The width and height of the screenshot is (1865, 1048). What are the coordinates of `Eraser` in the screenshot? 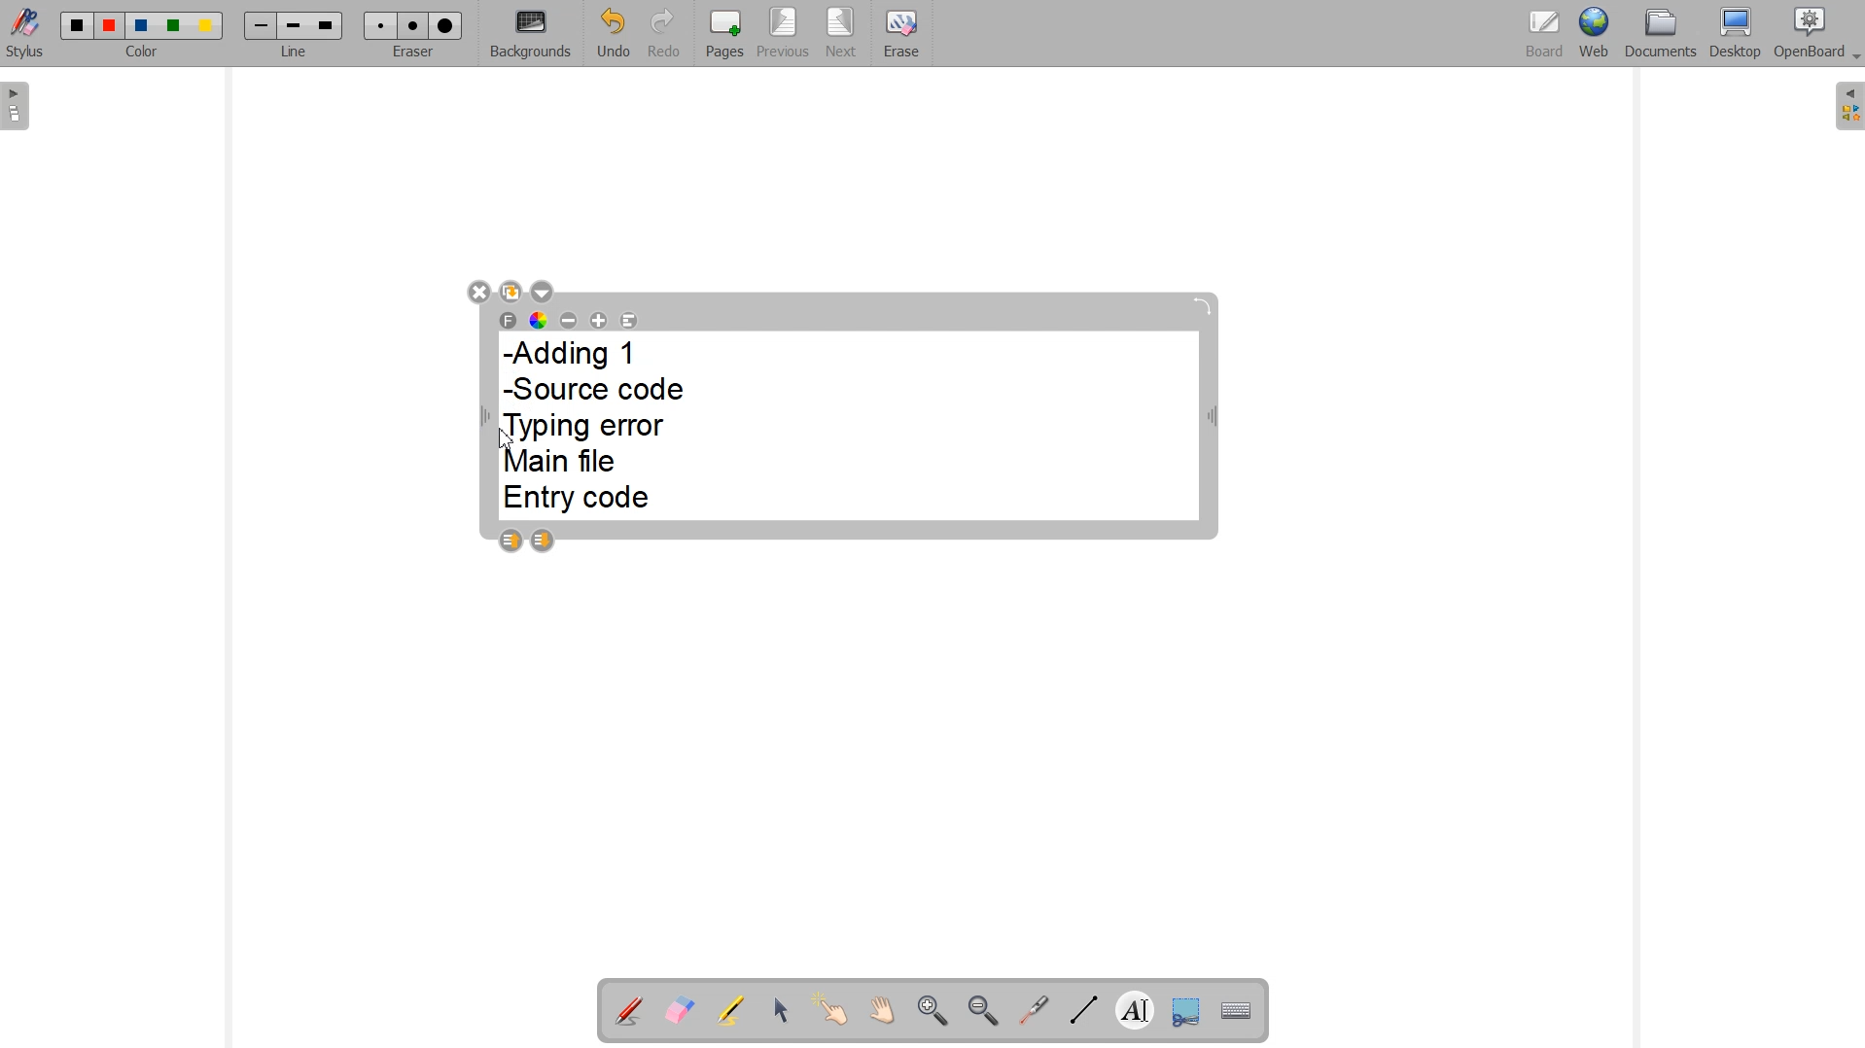 It's located at (411, 52).